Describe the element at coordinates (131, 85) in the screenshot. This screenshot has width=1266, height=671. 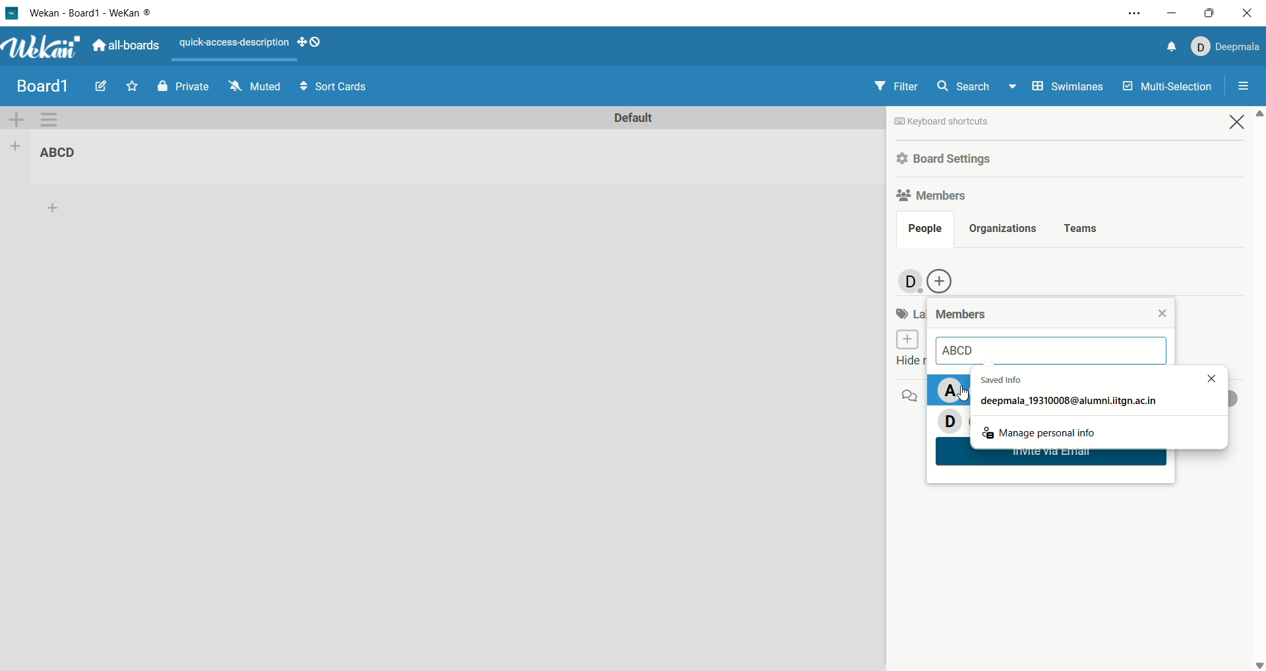
I see `favorite` at that location.